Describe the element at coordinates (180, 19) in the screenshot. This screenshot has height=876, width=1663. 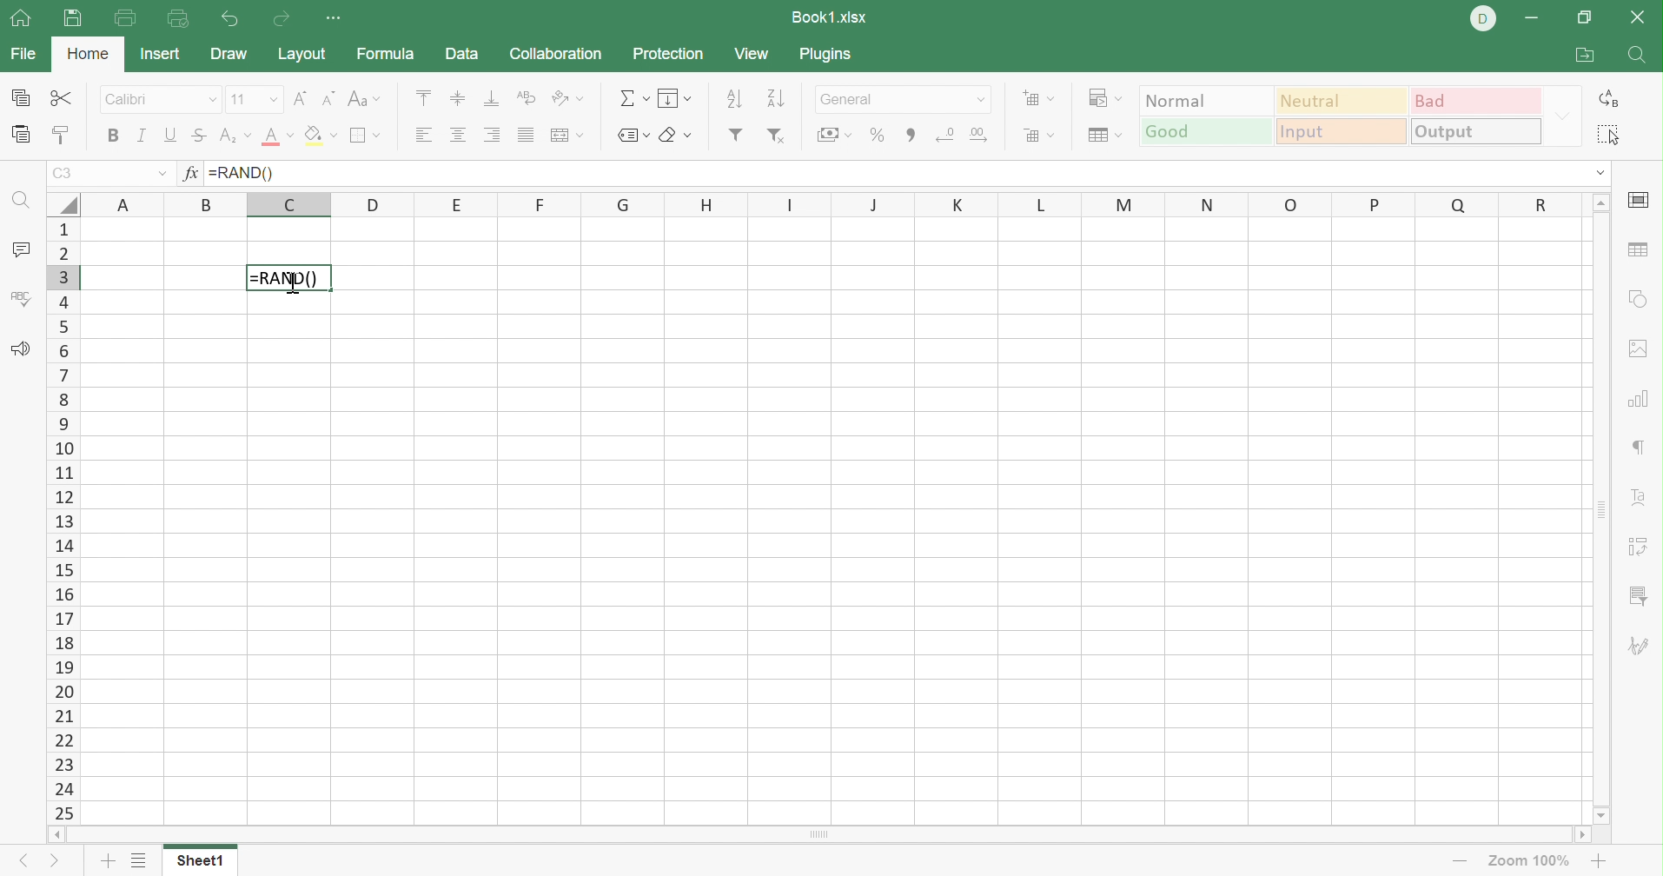
I see `Quick print` at that location.